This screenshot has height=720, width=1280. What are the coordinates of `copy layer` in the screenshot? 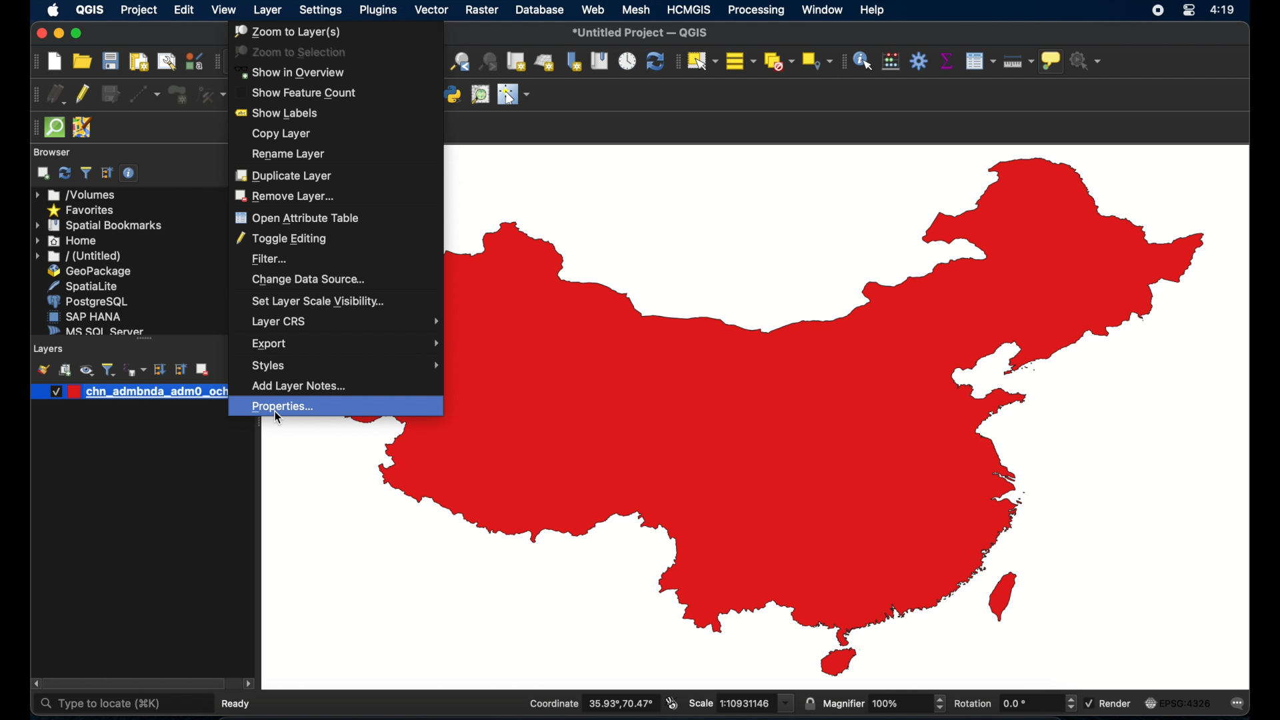 It's located at (281, 133).